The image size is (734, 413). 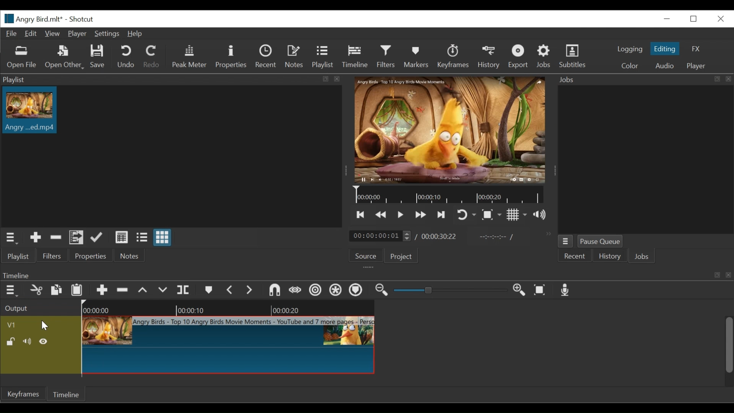 I want to click on Split at playhead, so click(x=184, y=291).